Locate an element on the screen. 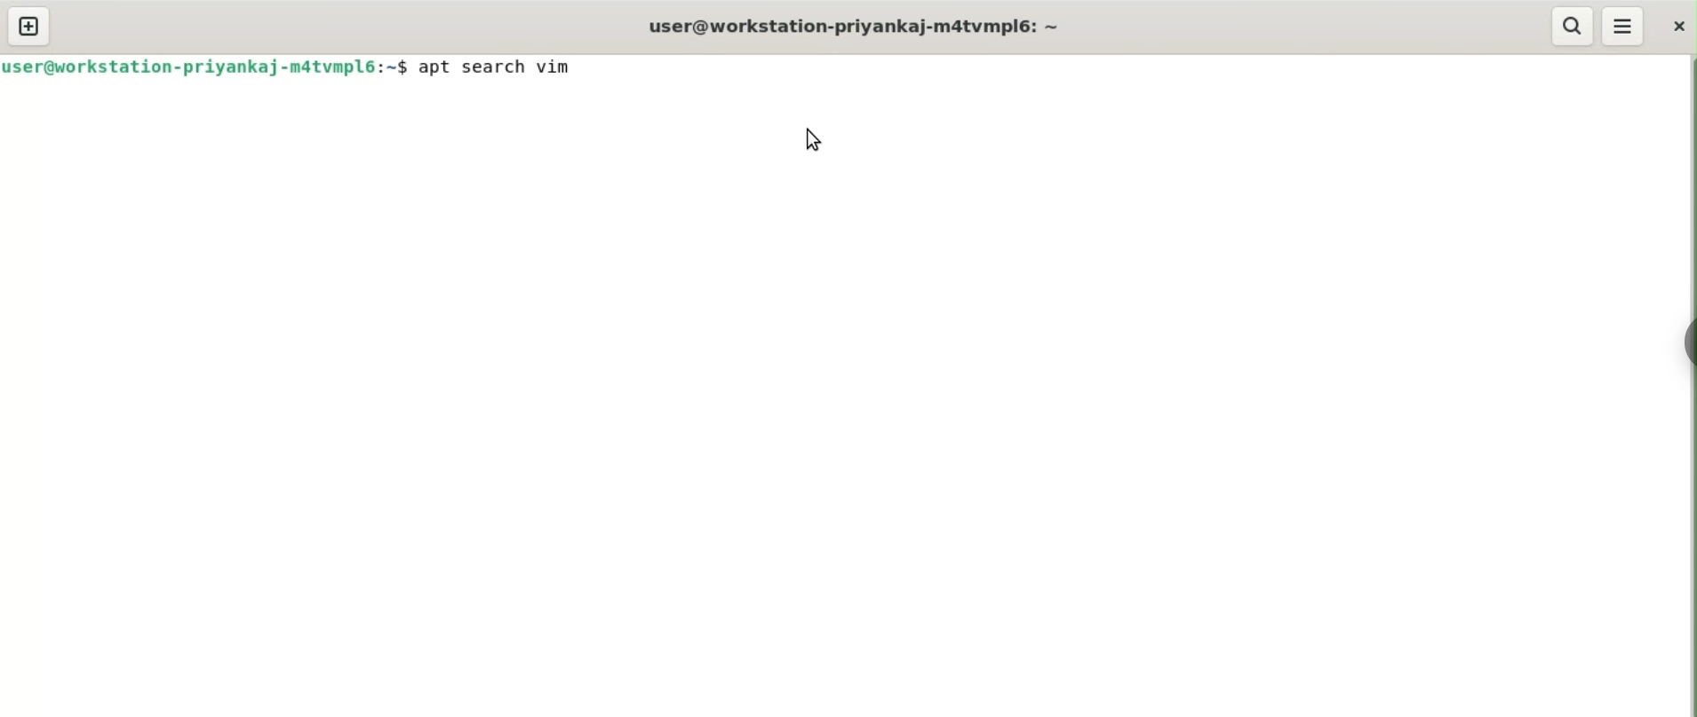 The height and width of the screenshot is (717, 1697). search is located at coordinates (1573, 27).